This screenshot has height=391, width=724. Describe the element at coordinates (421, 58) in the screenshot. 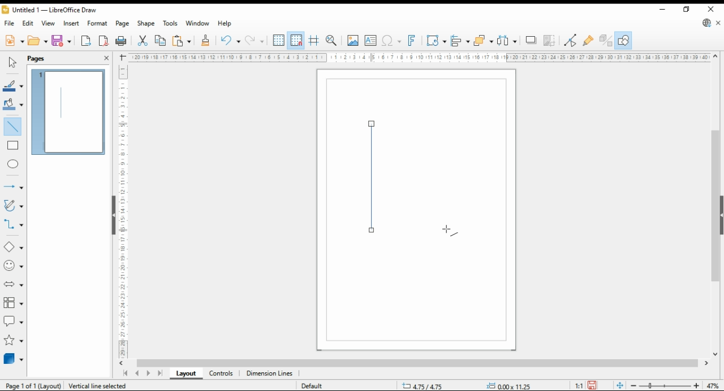

I see `horizontall scale` at that location.